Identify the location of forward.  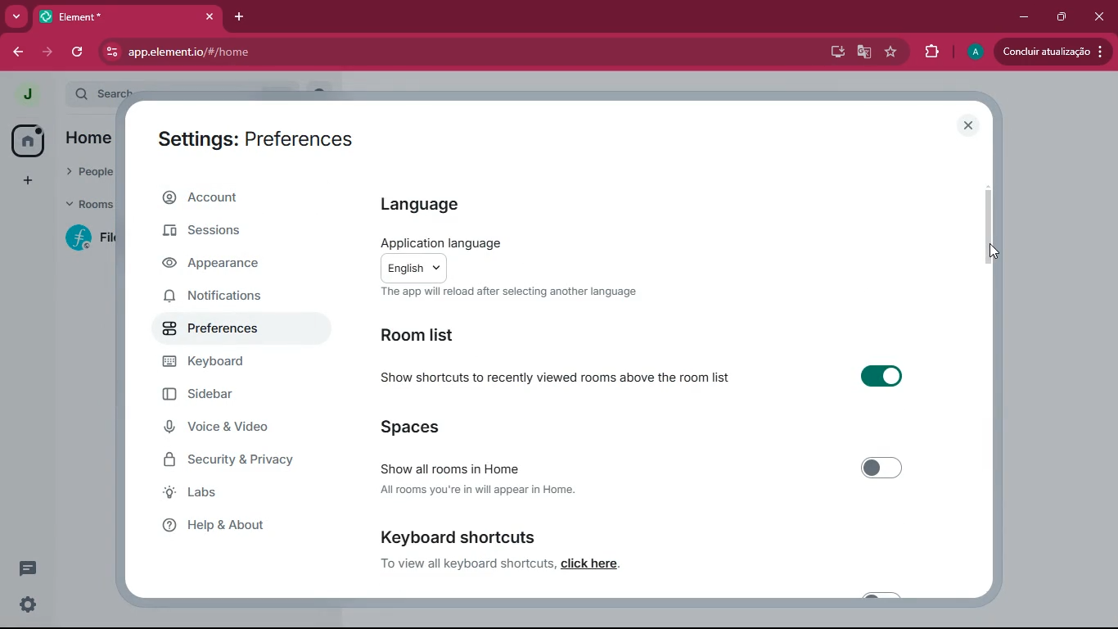
(46, 52).